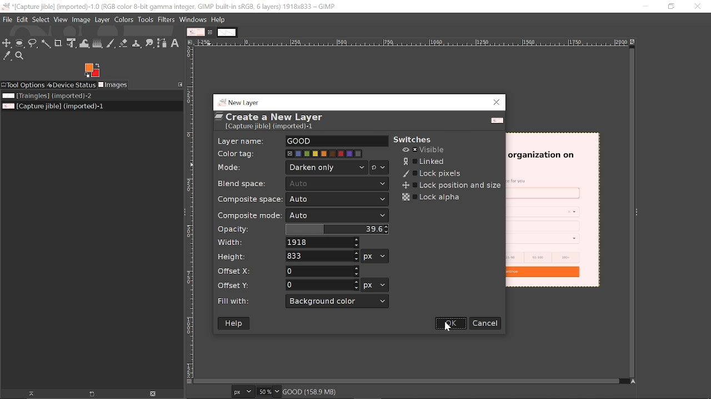 This screenshot has width=711, height=399. I want to click on Offset units, so click(374, 285).